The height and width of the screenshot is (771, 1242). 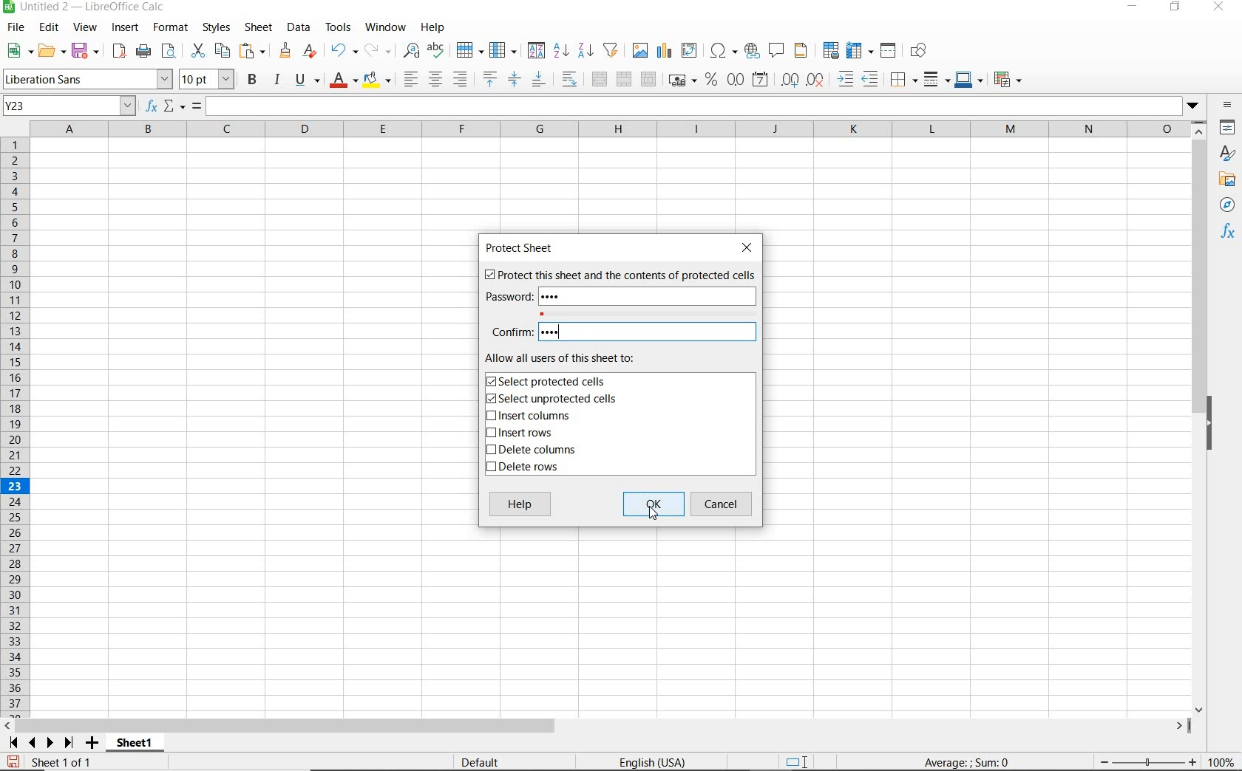 I want to click on EDIT, so click(x=49, y=27).